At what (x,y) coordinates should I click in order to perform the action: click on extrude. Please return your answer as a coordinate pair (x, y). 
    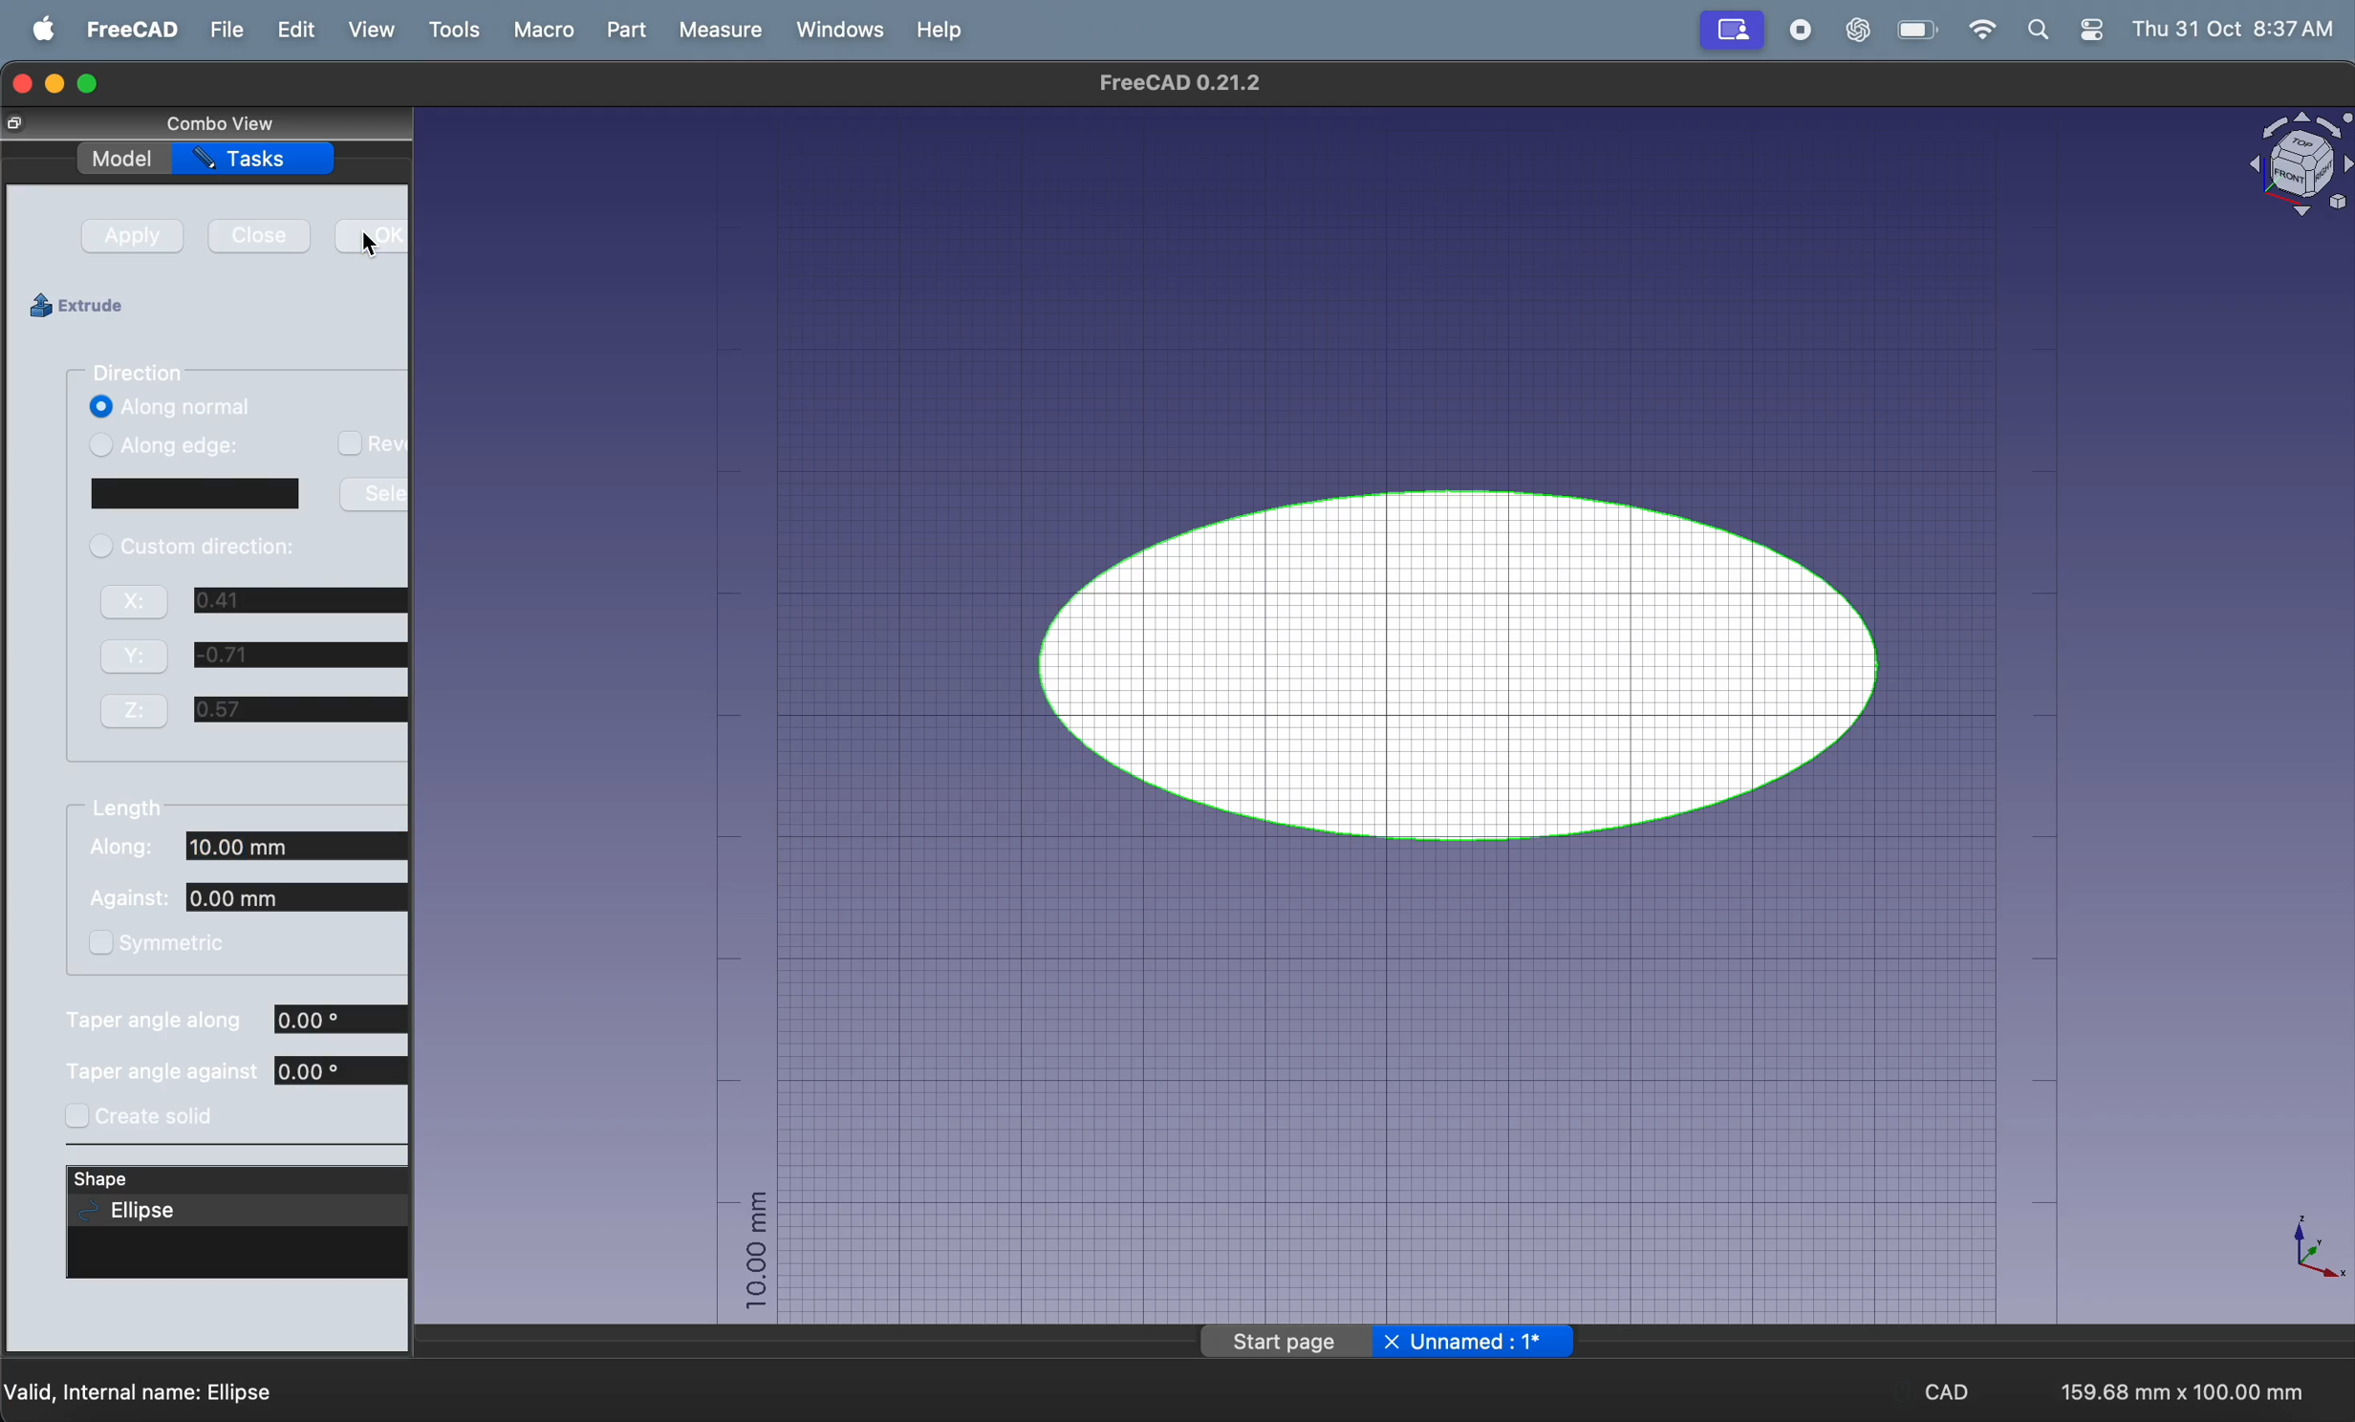
    Looking at the image, I should click on (87, 306).